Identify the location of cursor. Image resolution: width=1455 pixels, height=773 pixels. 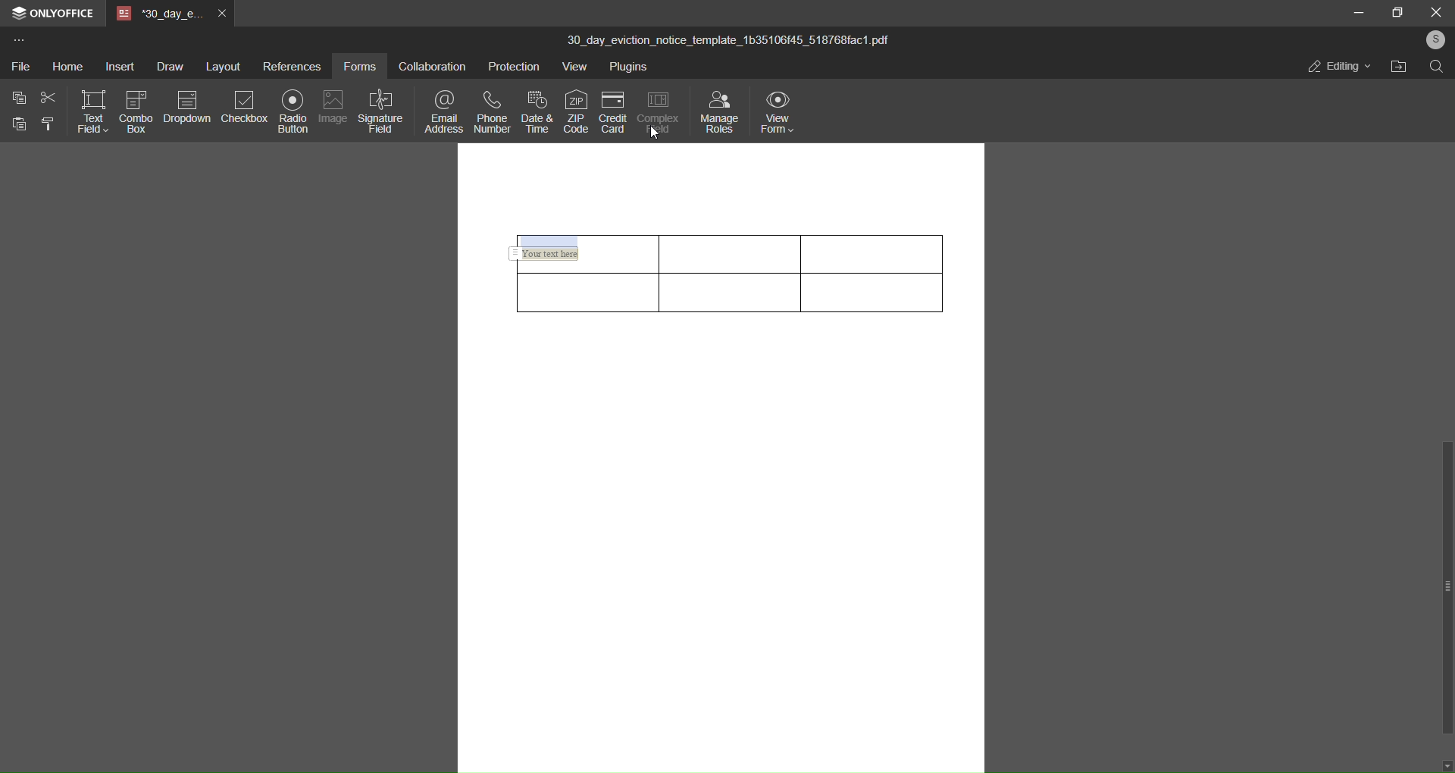
(656, 134).